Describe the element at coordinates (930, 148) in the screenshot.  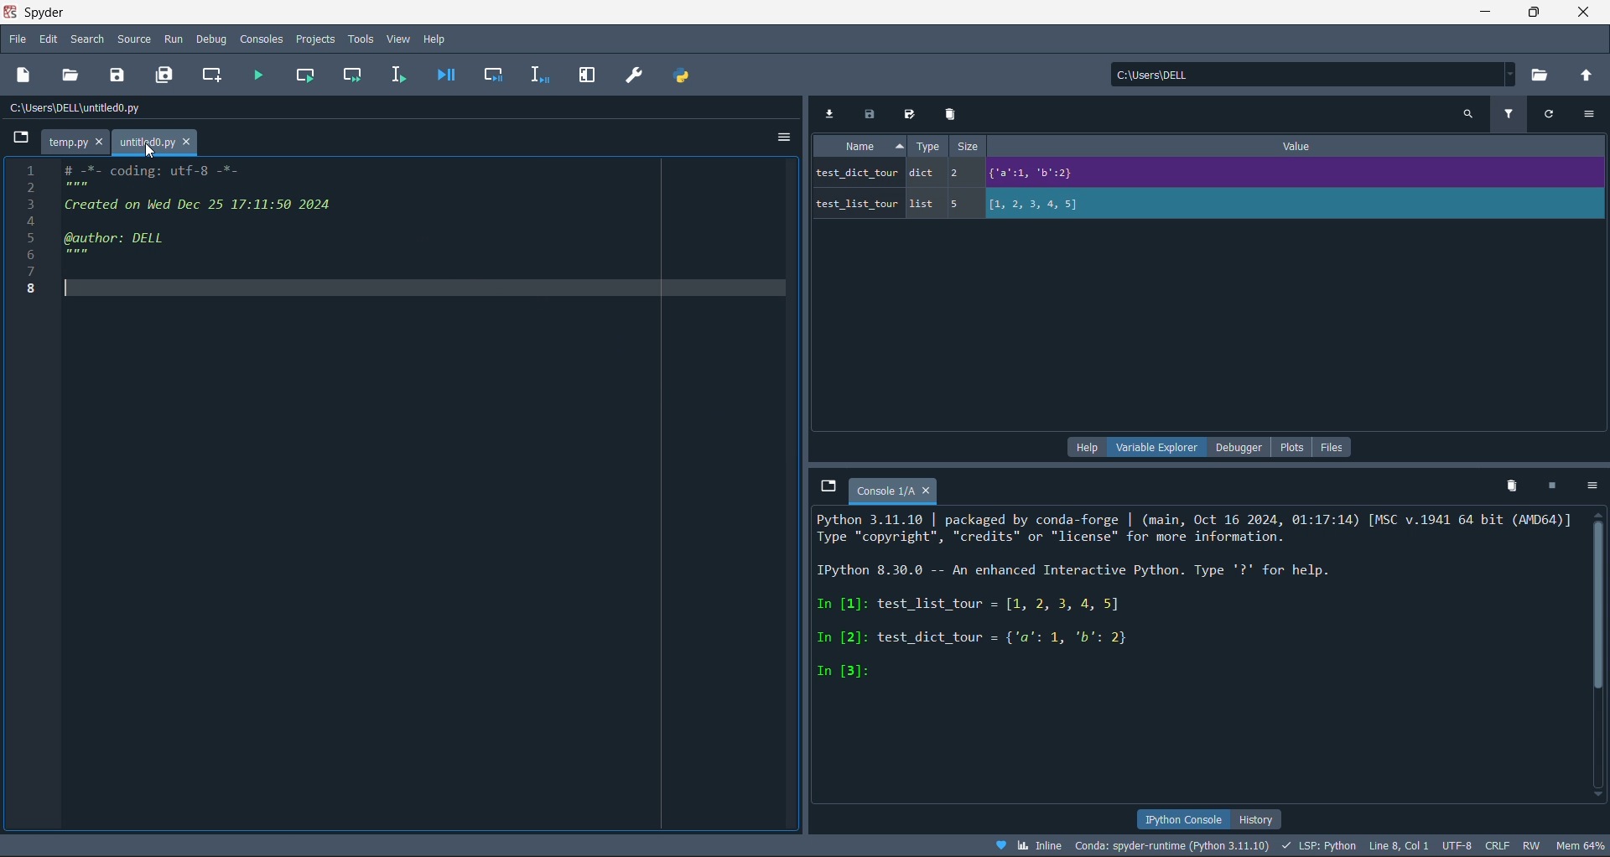
I see `type` at that location.